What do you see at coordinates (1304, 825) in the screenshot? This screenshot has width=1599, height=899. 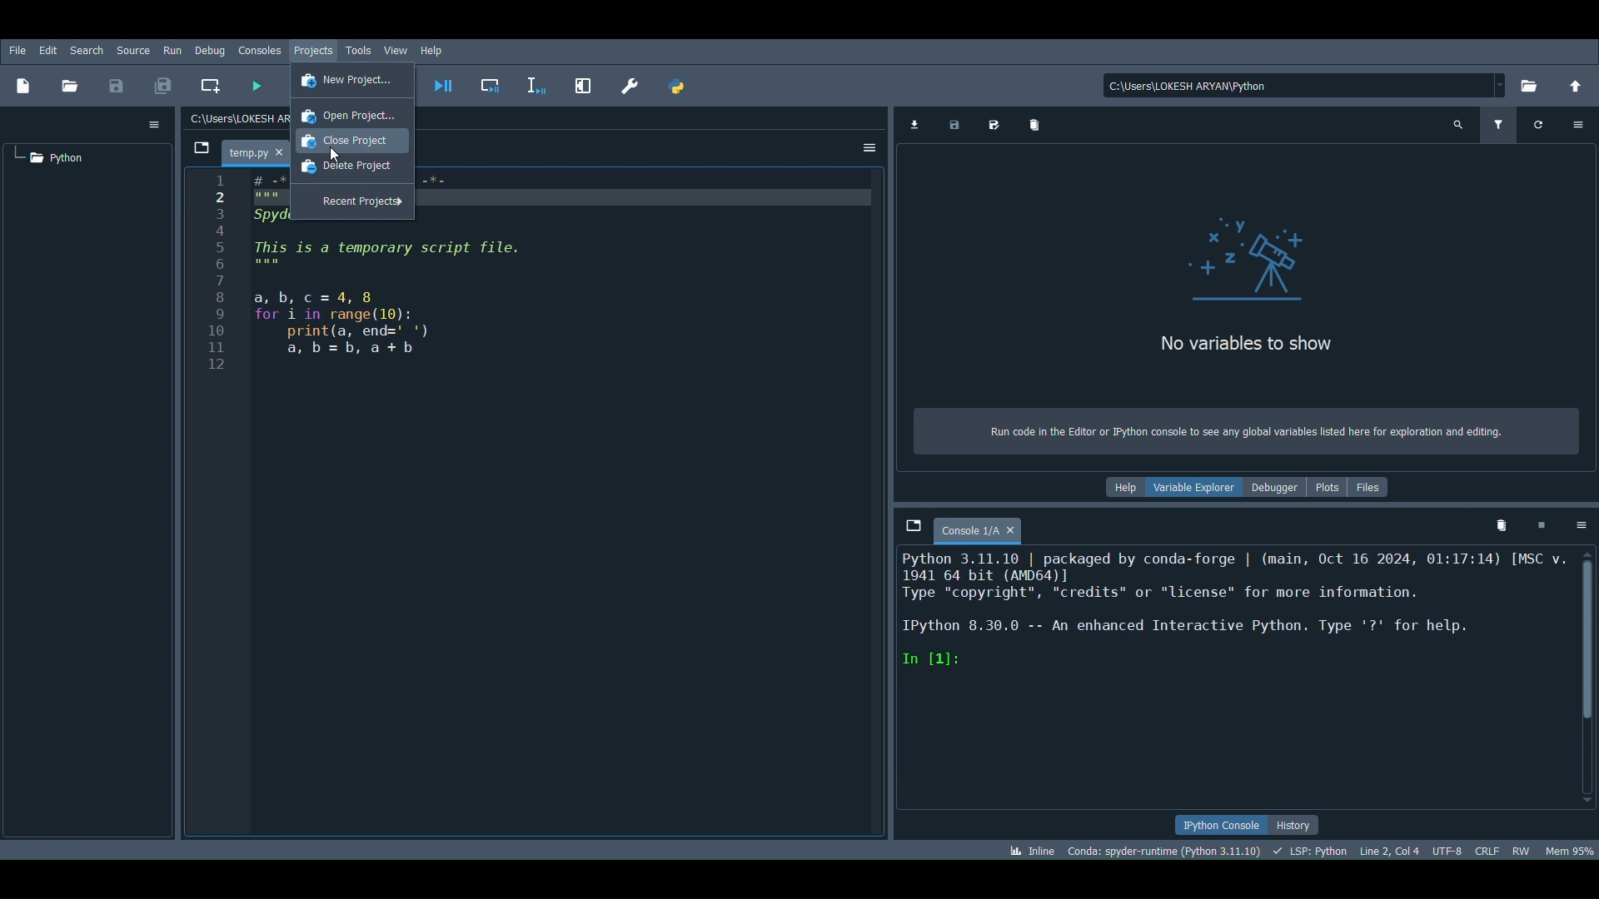 I see `History` at bounding box center [1304, 825].